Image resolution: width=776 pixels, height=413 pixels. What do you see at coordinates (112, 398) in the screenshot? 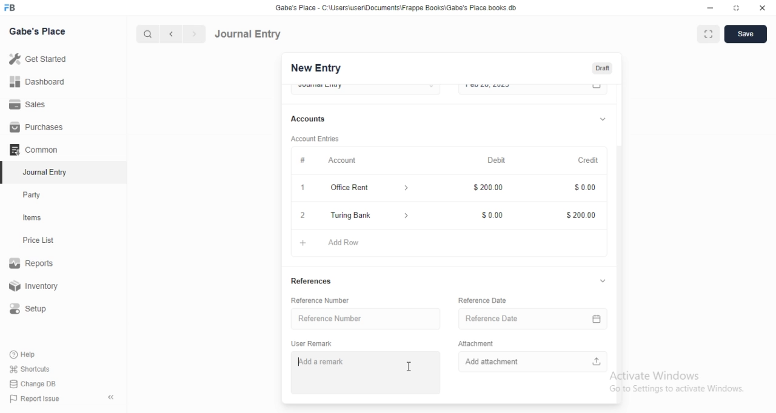
I see `«` at bounding box center [112, 398].